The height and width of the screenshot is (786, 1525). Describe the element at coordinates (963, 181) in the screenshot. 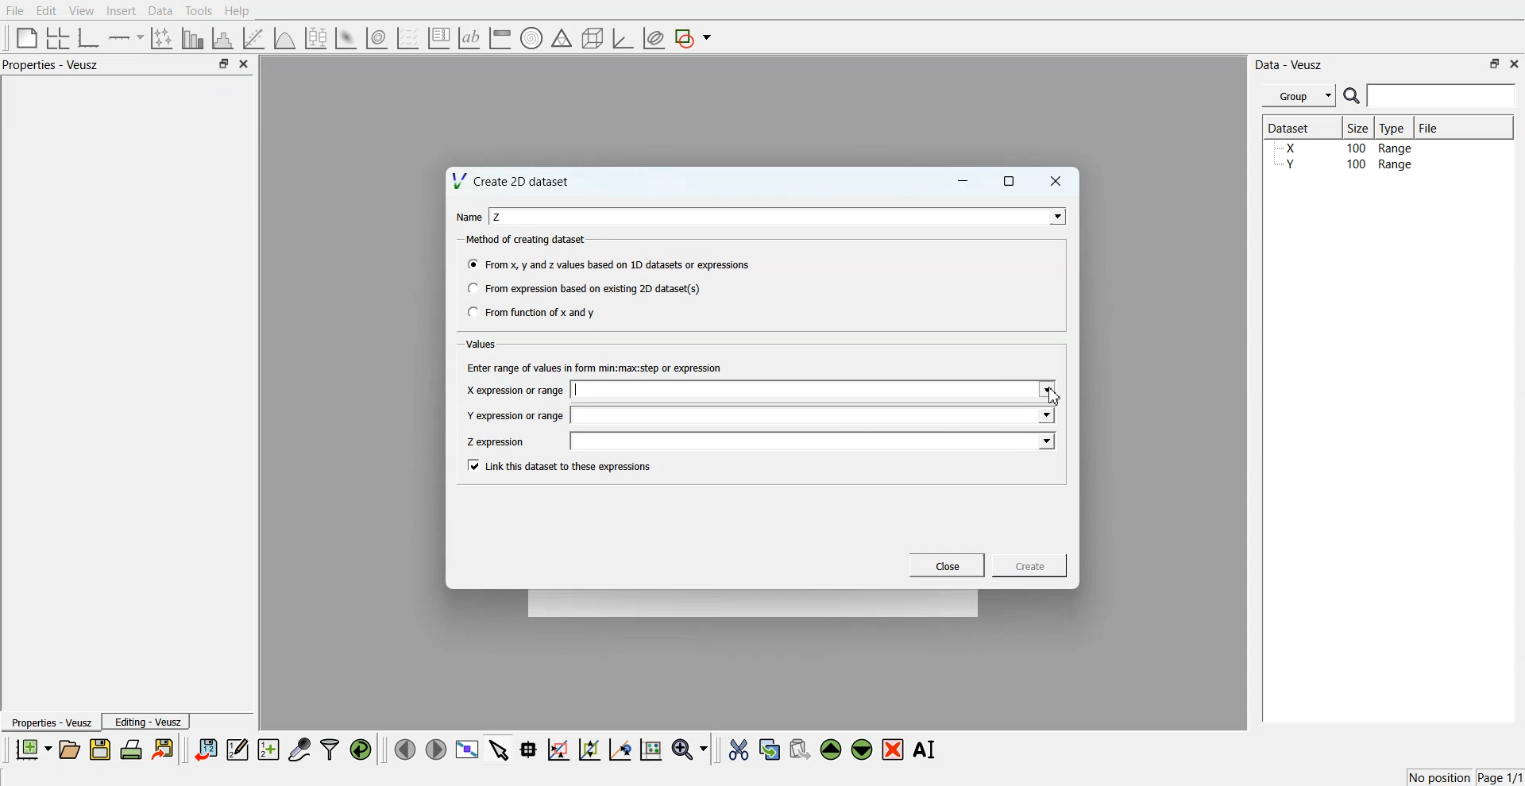

I see `Minimize` at that location.